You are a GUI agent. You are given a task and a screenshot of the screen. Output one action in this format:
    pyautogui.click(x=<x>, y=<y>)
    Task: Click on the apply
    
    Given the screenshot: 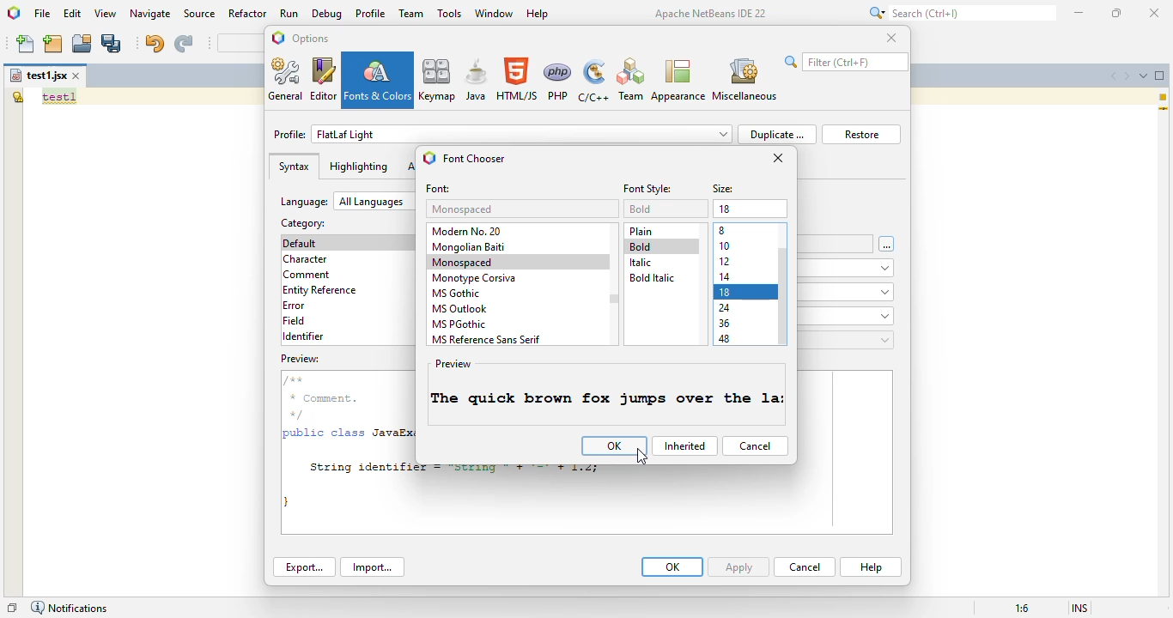 What is the action you would take?
    pyautogui.click(x=740, y=566)
    